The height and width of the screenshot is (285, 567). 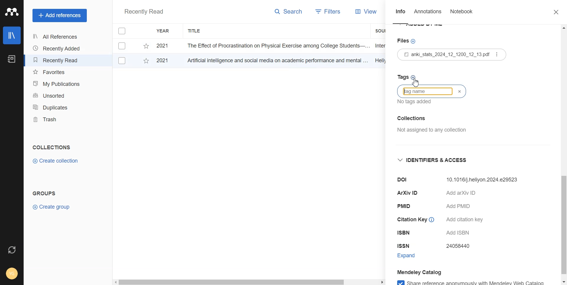 I want to click on Info, so click(x=400, y=13).